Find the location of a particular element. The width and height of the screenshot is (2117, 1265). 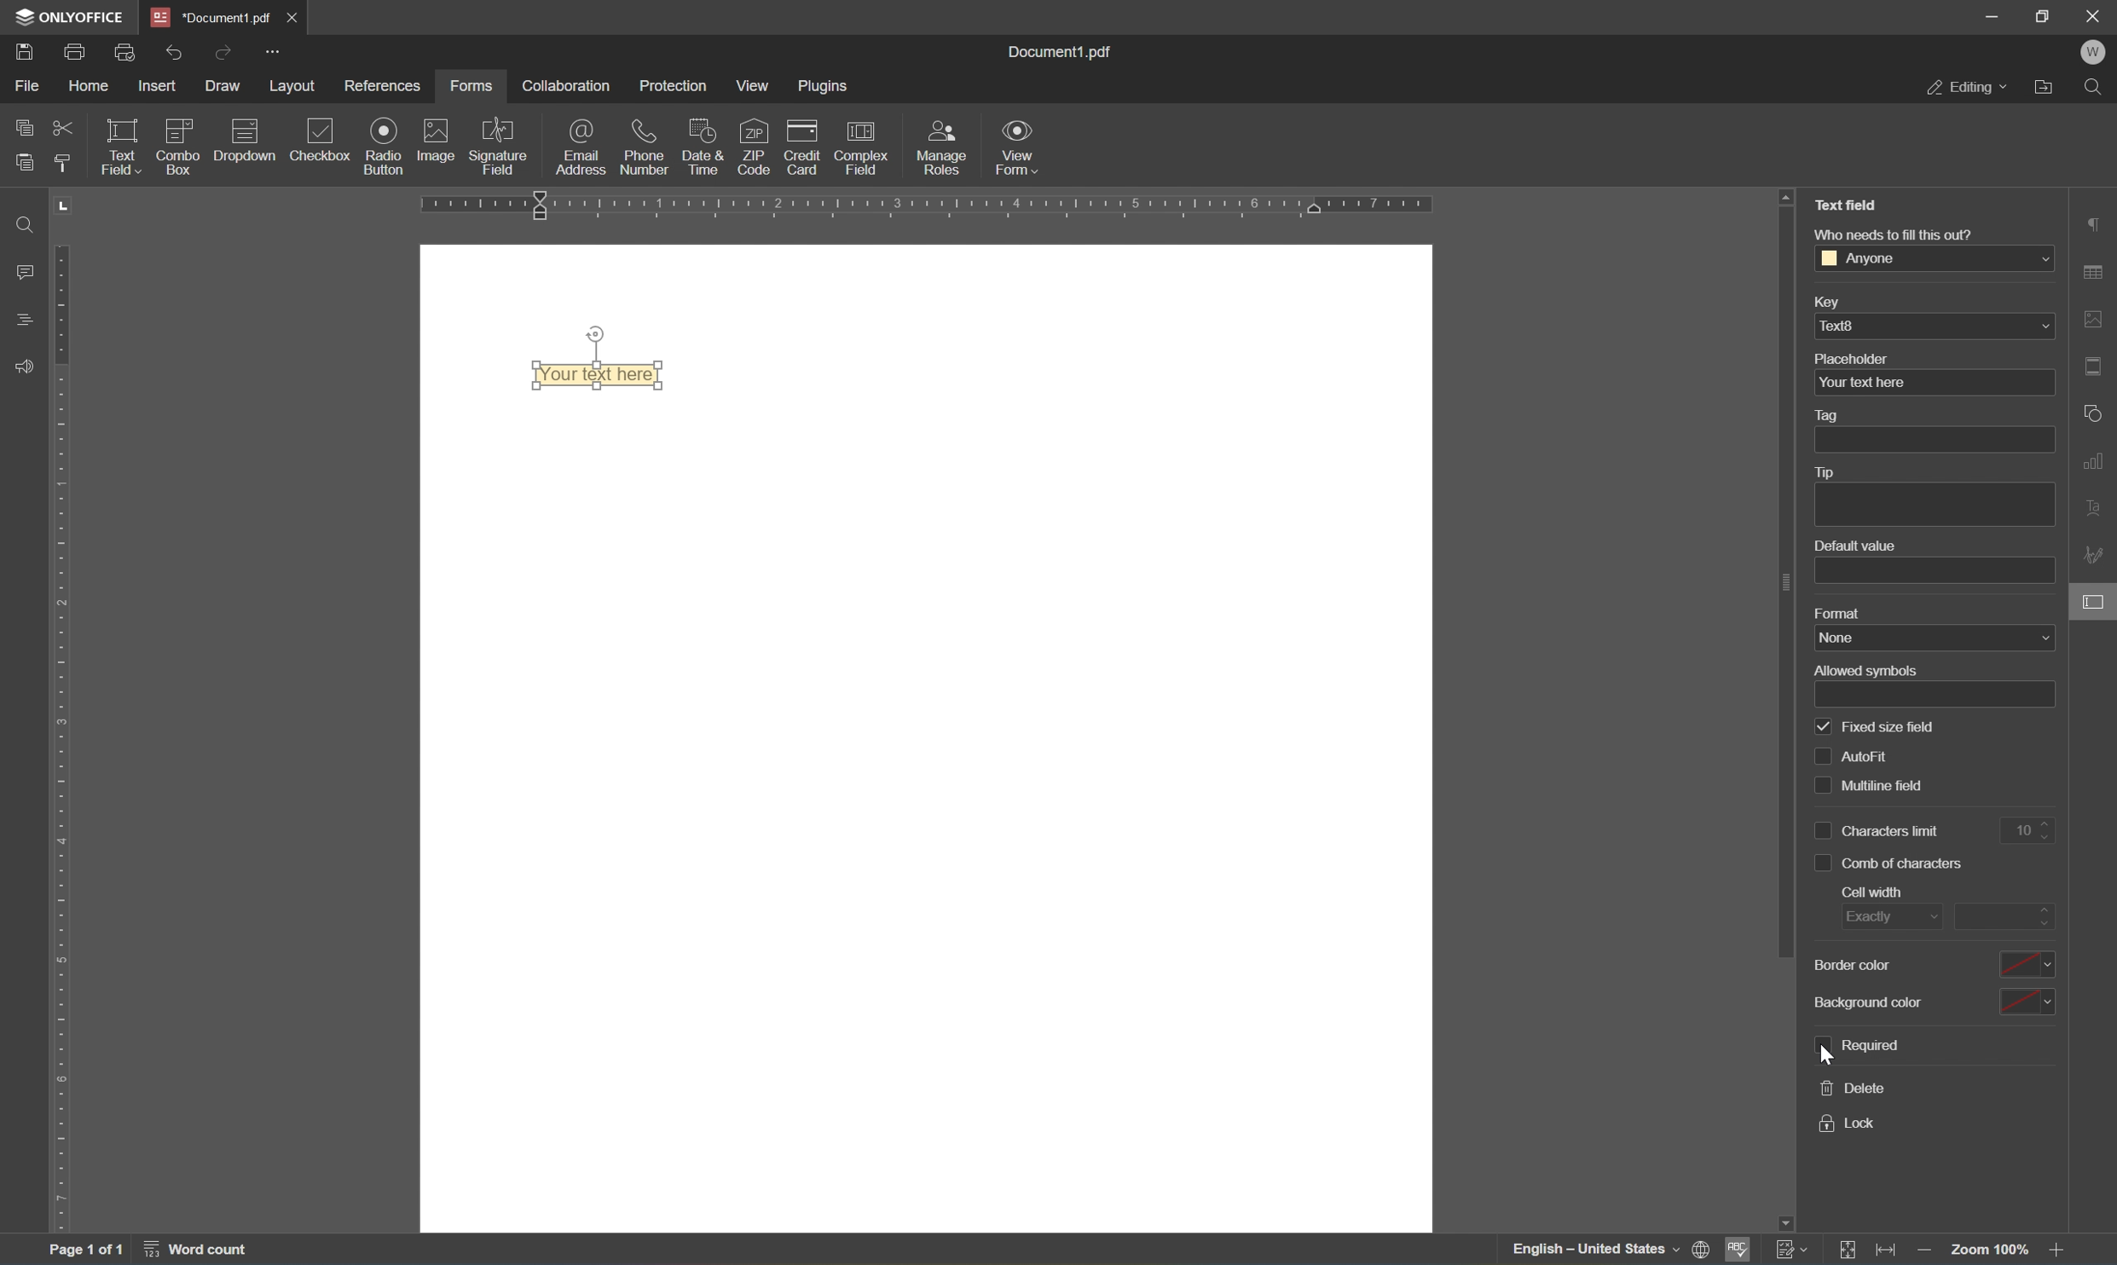

undo is located at coordinates (222, 55).